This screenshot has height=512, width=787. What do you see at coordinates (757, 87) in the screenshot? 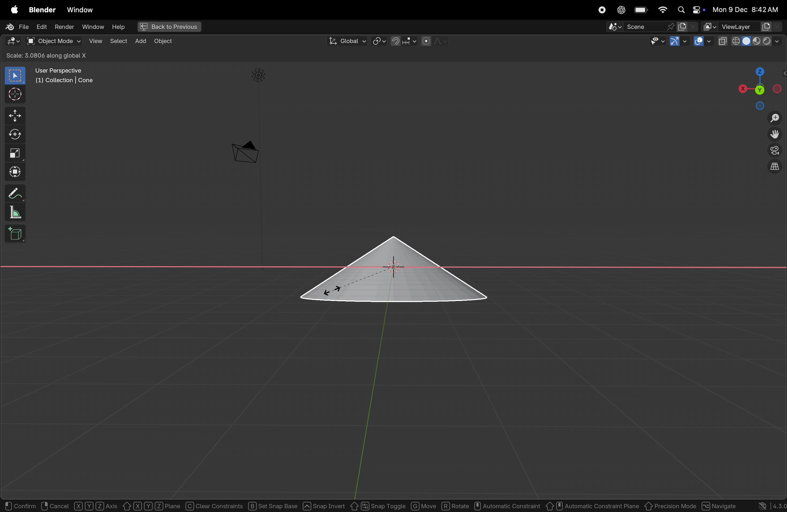
I see `view point` at bounding box center [757, 87].